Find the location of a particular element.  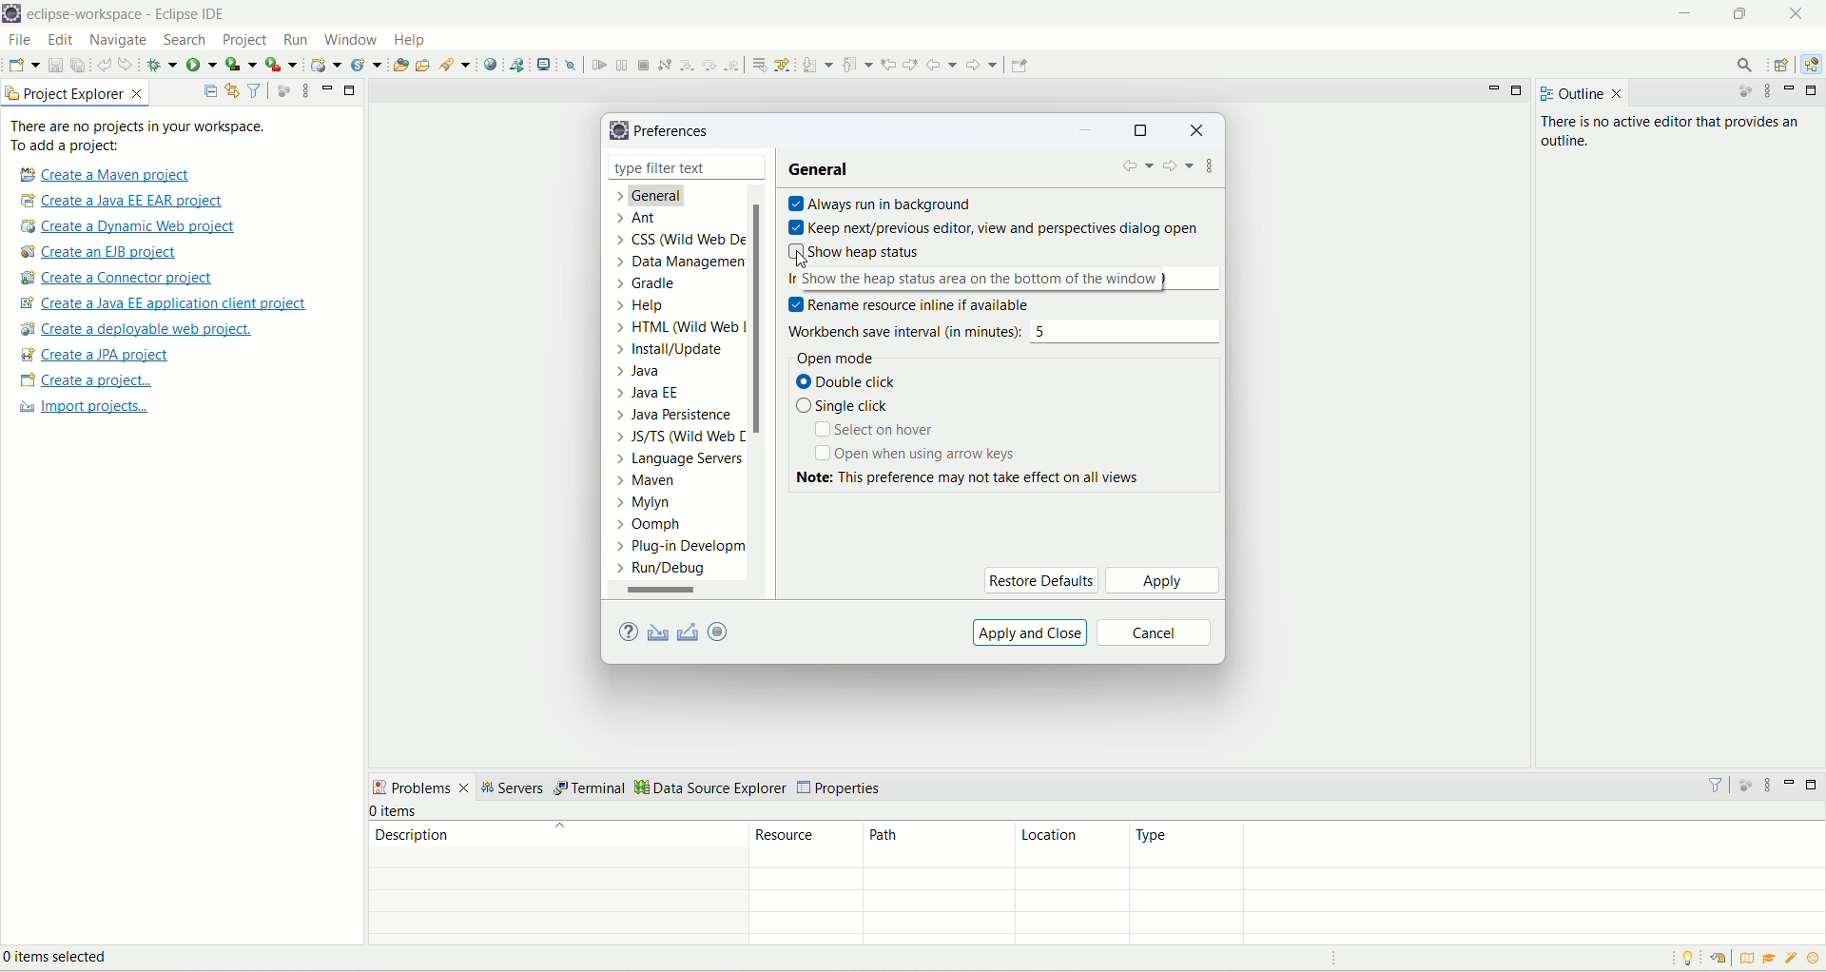

focus on active task is located at coordinates (1738, 93).